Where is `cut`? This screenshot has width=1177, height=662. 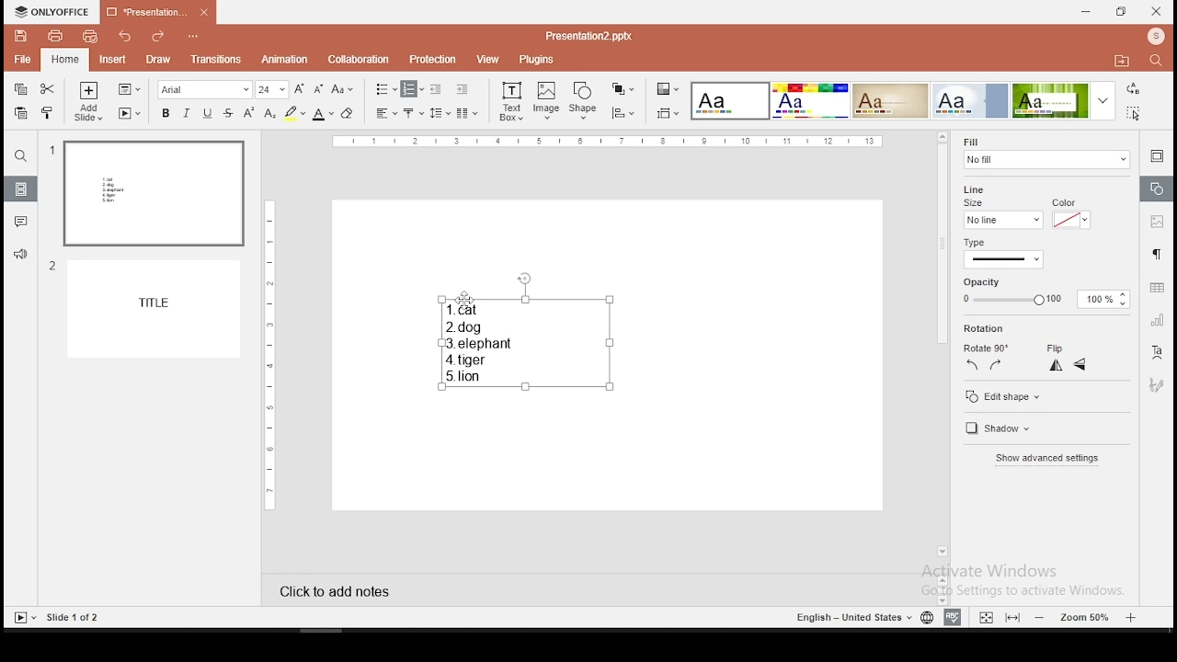 cut is located at coordinates (50, 87).